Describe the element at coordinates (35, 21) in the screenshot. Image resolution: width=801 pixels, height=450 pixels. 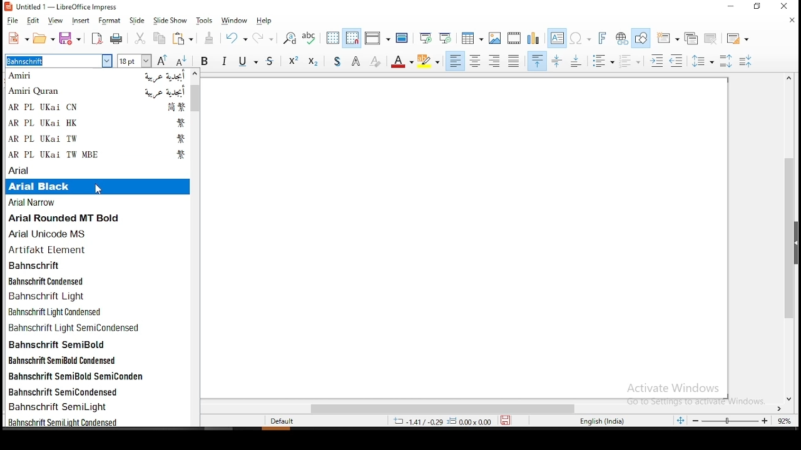
I see `edit` at that location.